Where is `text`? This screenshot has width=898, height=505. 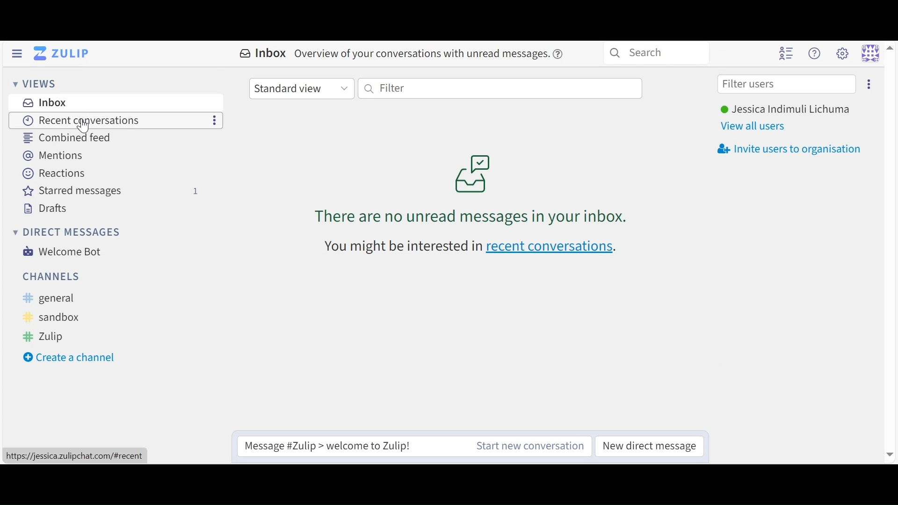 text is located at coordinates (403, 247).